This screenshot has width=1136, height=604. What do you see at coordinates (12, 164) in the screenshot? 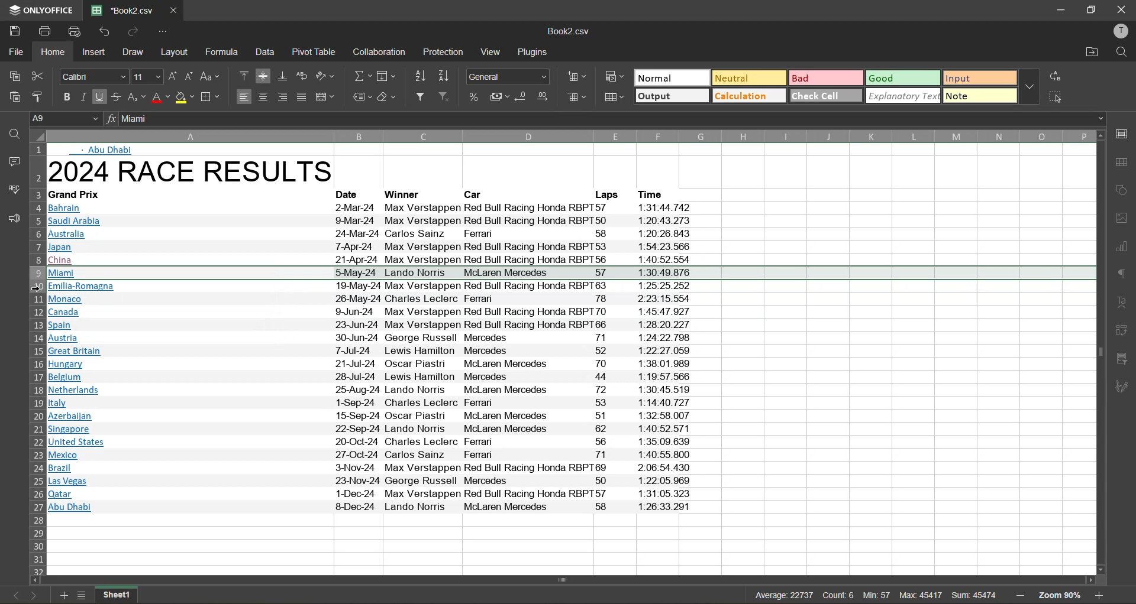
I see `comments` at bounding box center [12, 164].